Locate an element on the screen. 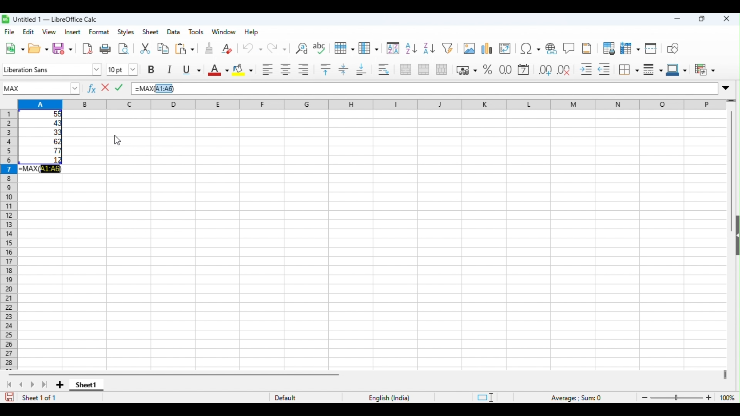 The height and width of the screenshot is (416, 740). define print area is located at coordinates (609, 47).